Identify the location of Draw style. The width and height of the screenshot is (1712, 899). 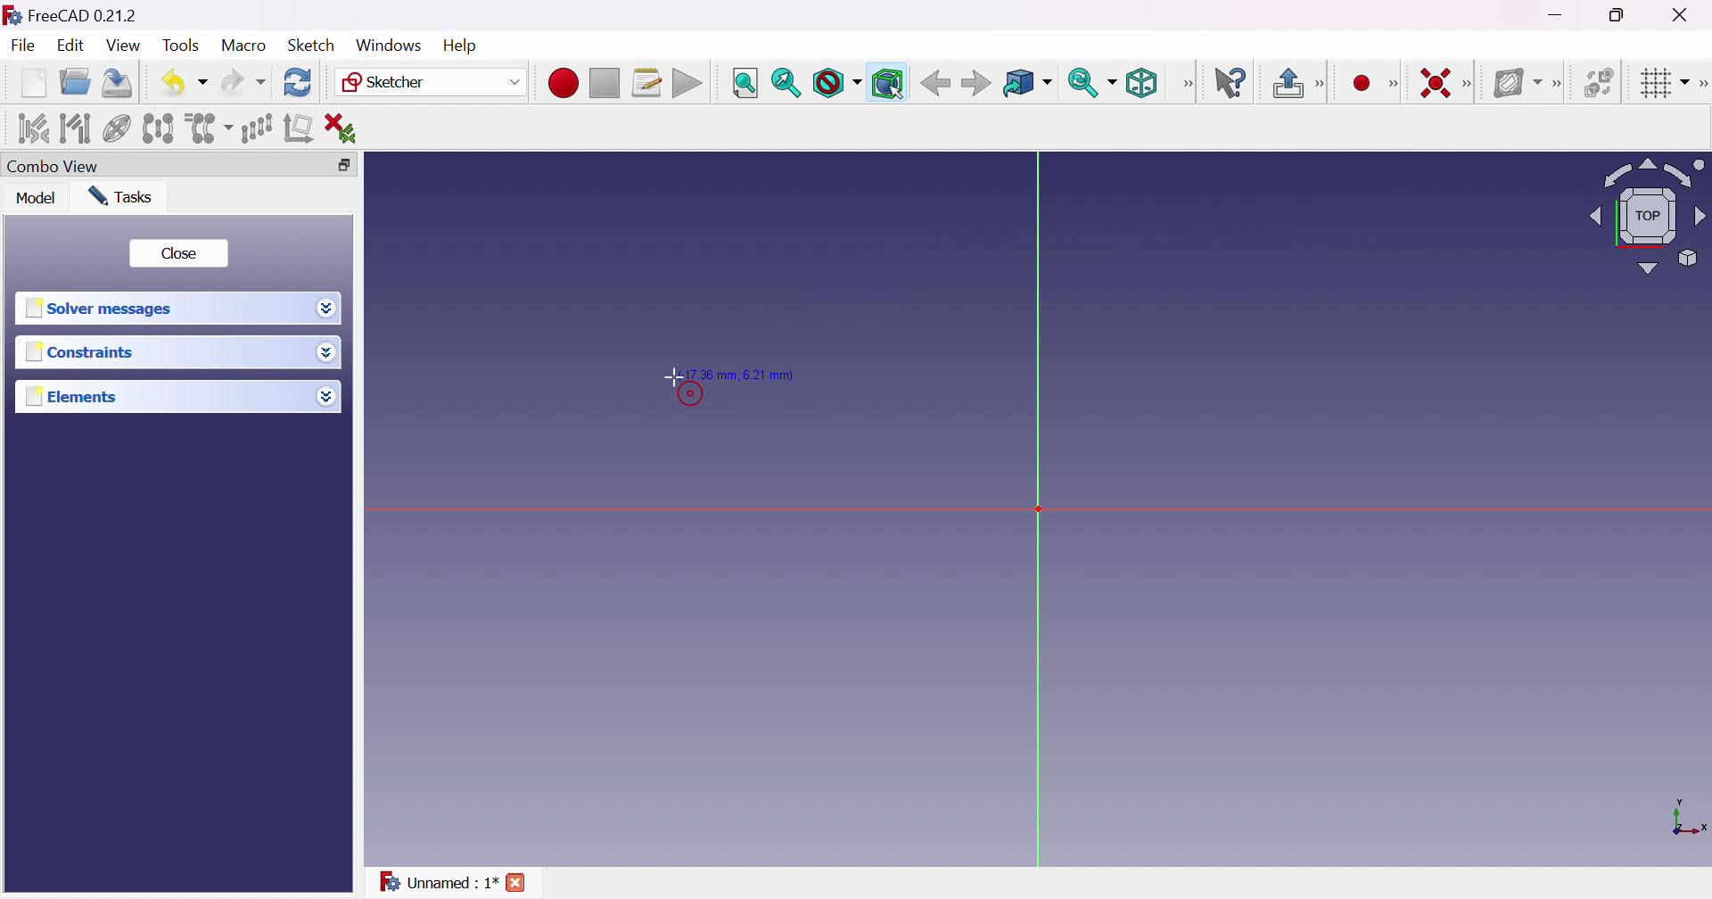
(838, 84).